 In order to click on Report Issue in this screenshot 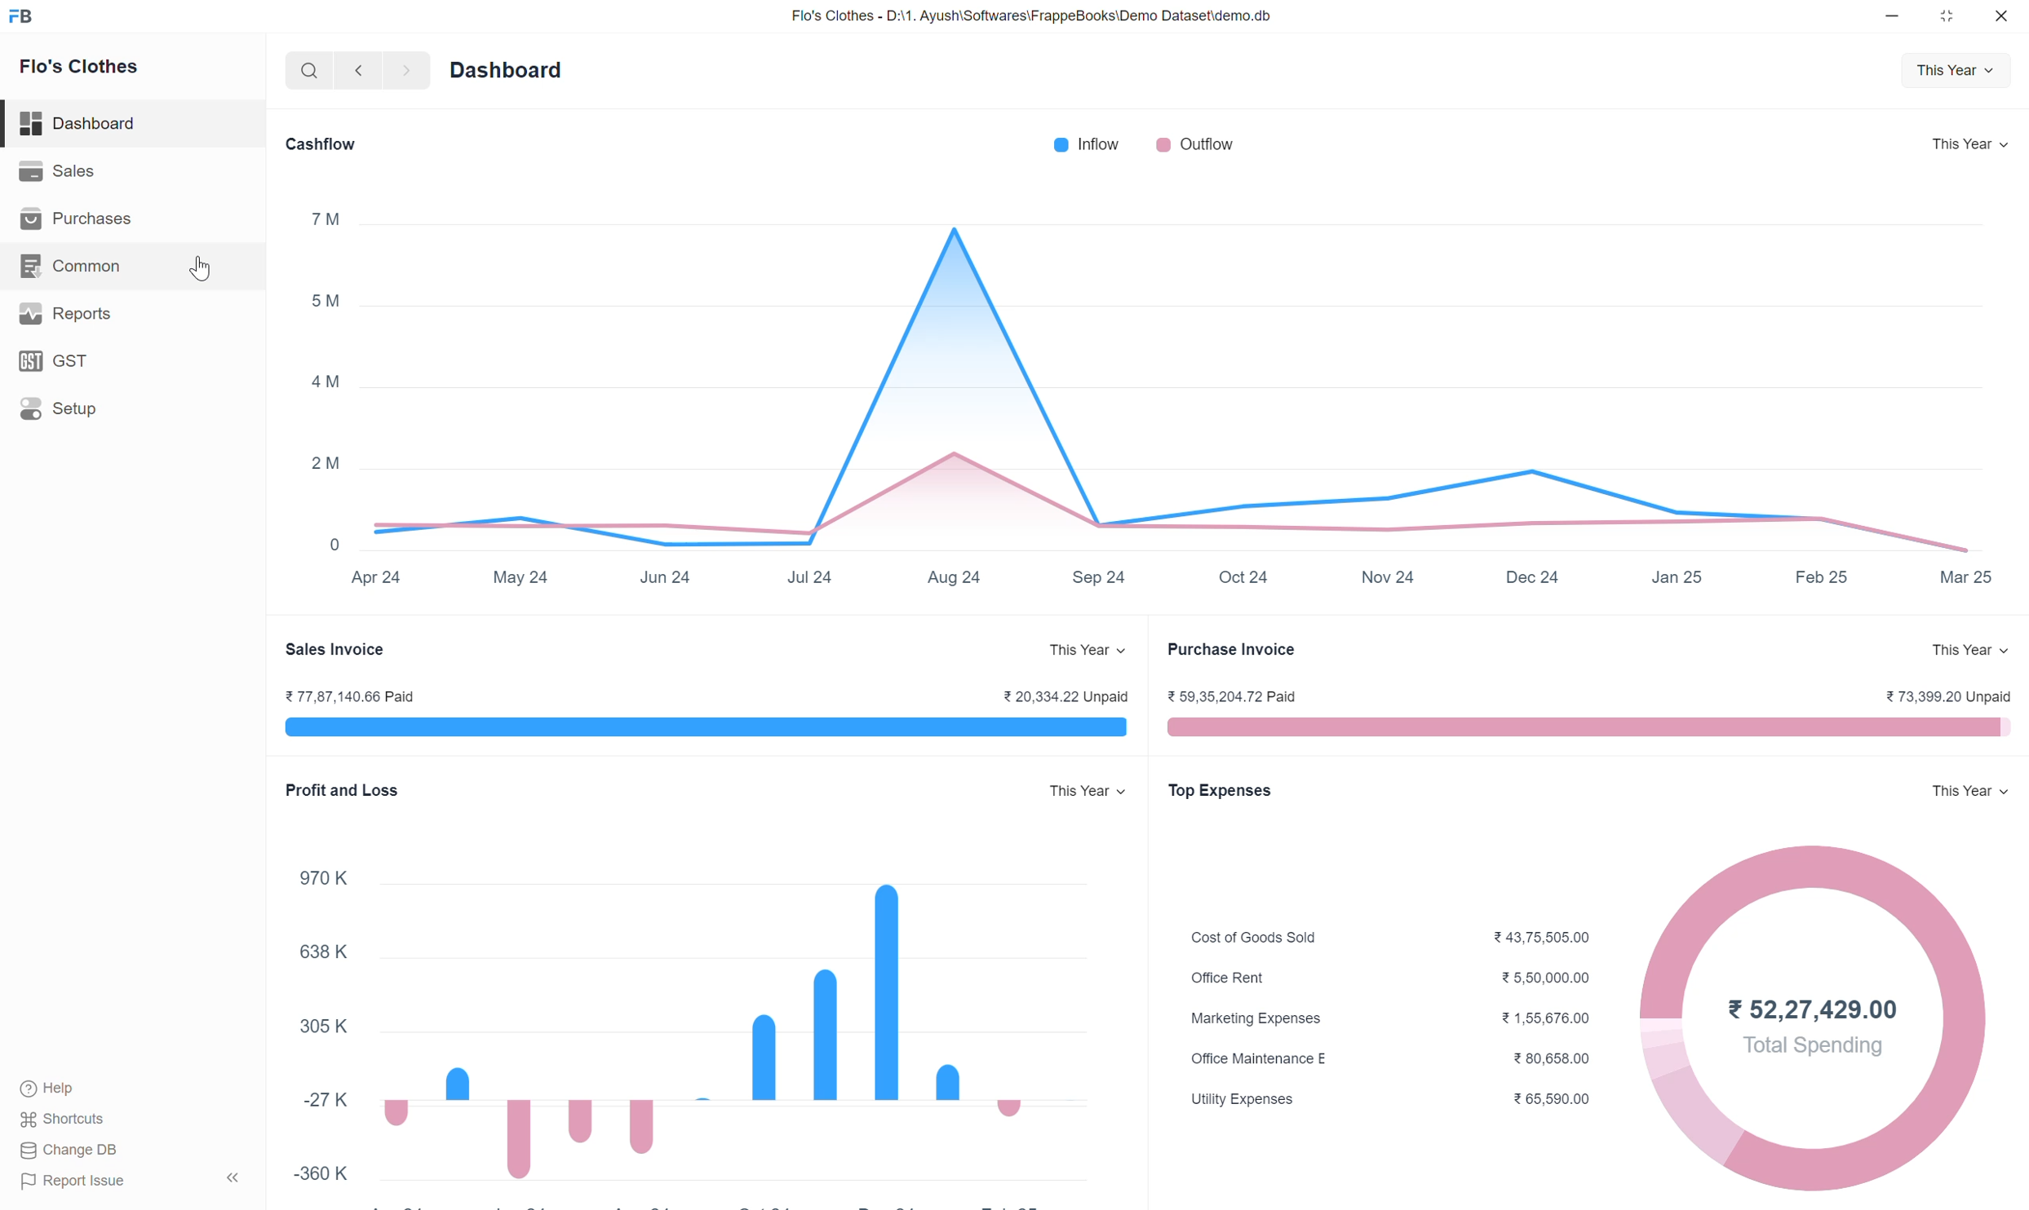, I will do `click(132, 1181)`.